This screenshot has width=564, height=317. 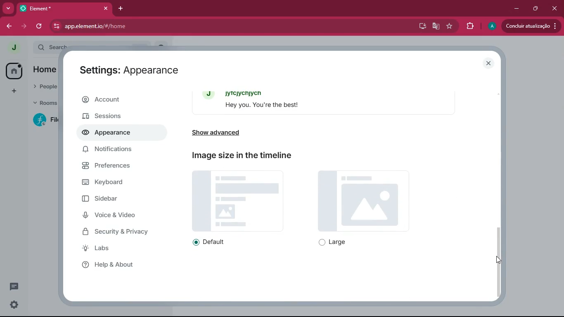 I want to click on large, so click(x=336, y=243).